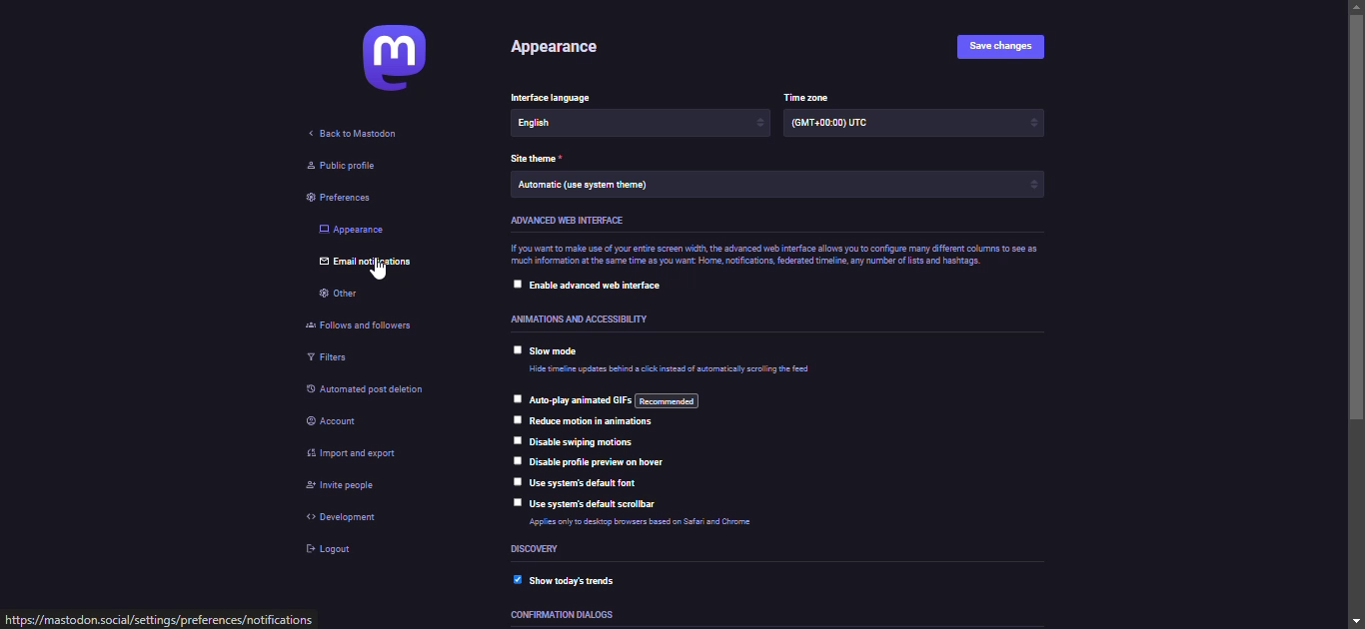 The height and width of the screenshot is (629, 1365). What do you see at coordinates (153, 620) in the screenshot?
I see `website` at bounding box center [153, 620].